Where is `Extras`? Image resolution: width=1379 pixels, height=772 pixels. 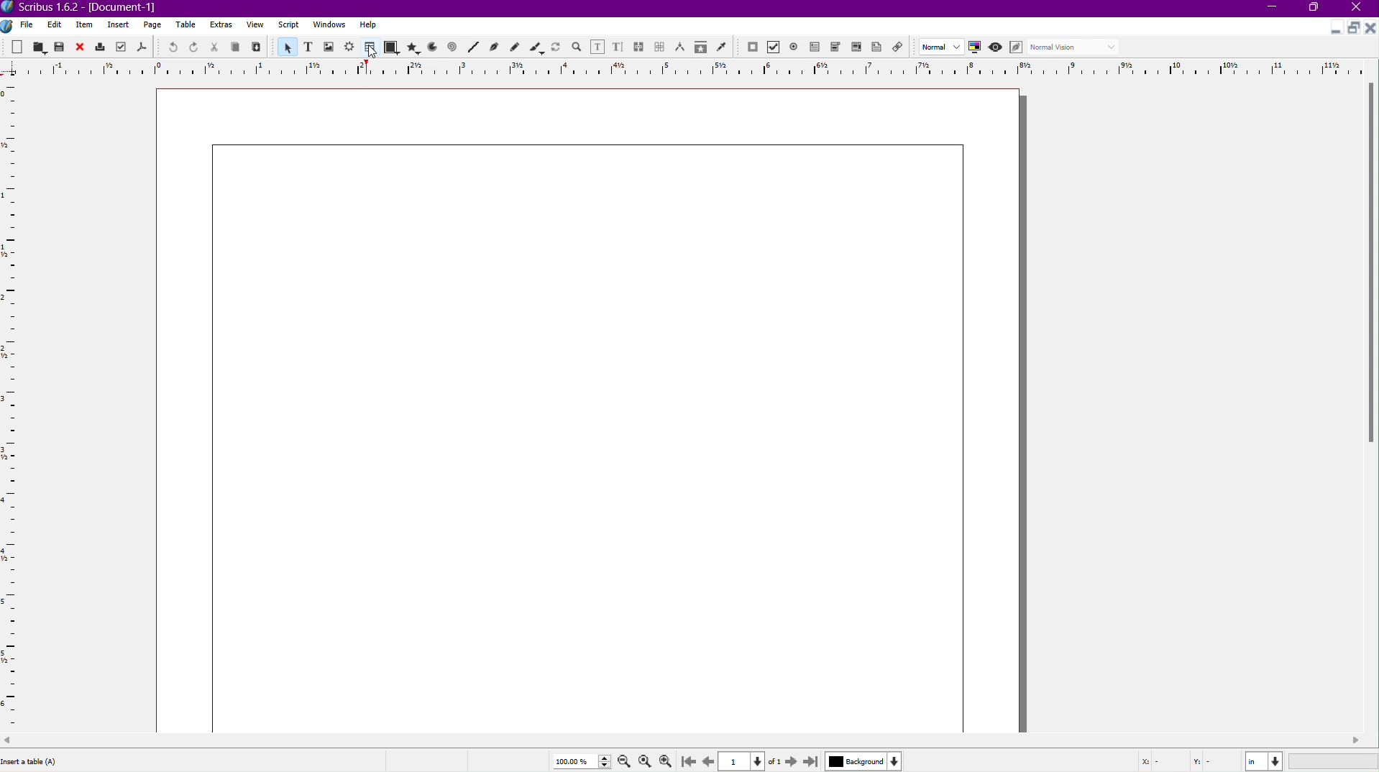 Extras is located at coordinates (222, 25).